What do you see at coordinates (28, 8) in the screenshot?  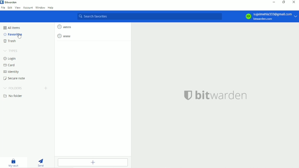 I see `Account` at bounding box center [28, 8].